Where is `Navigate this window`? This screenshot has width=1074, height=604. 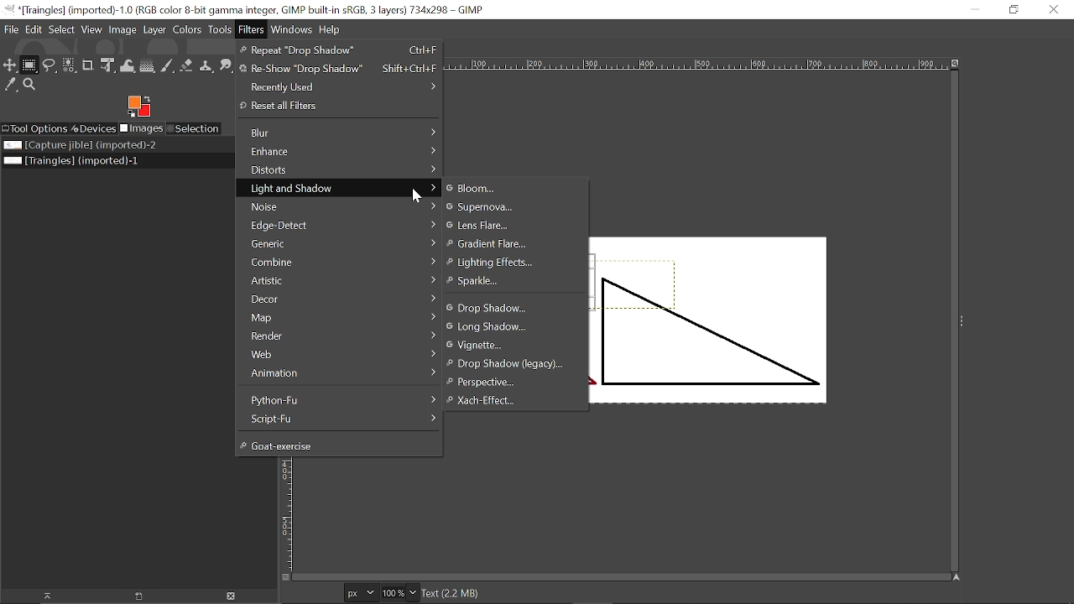 Navigate this window is located at coordinates (955, 578).